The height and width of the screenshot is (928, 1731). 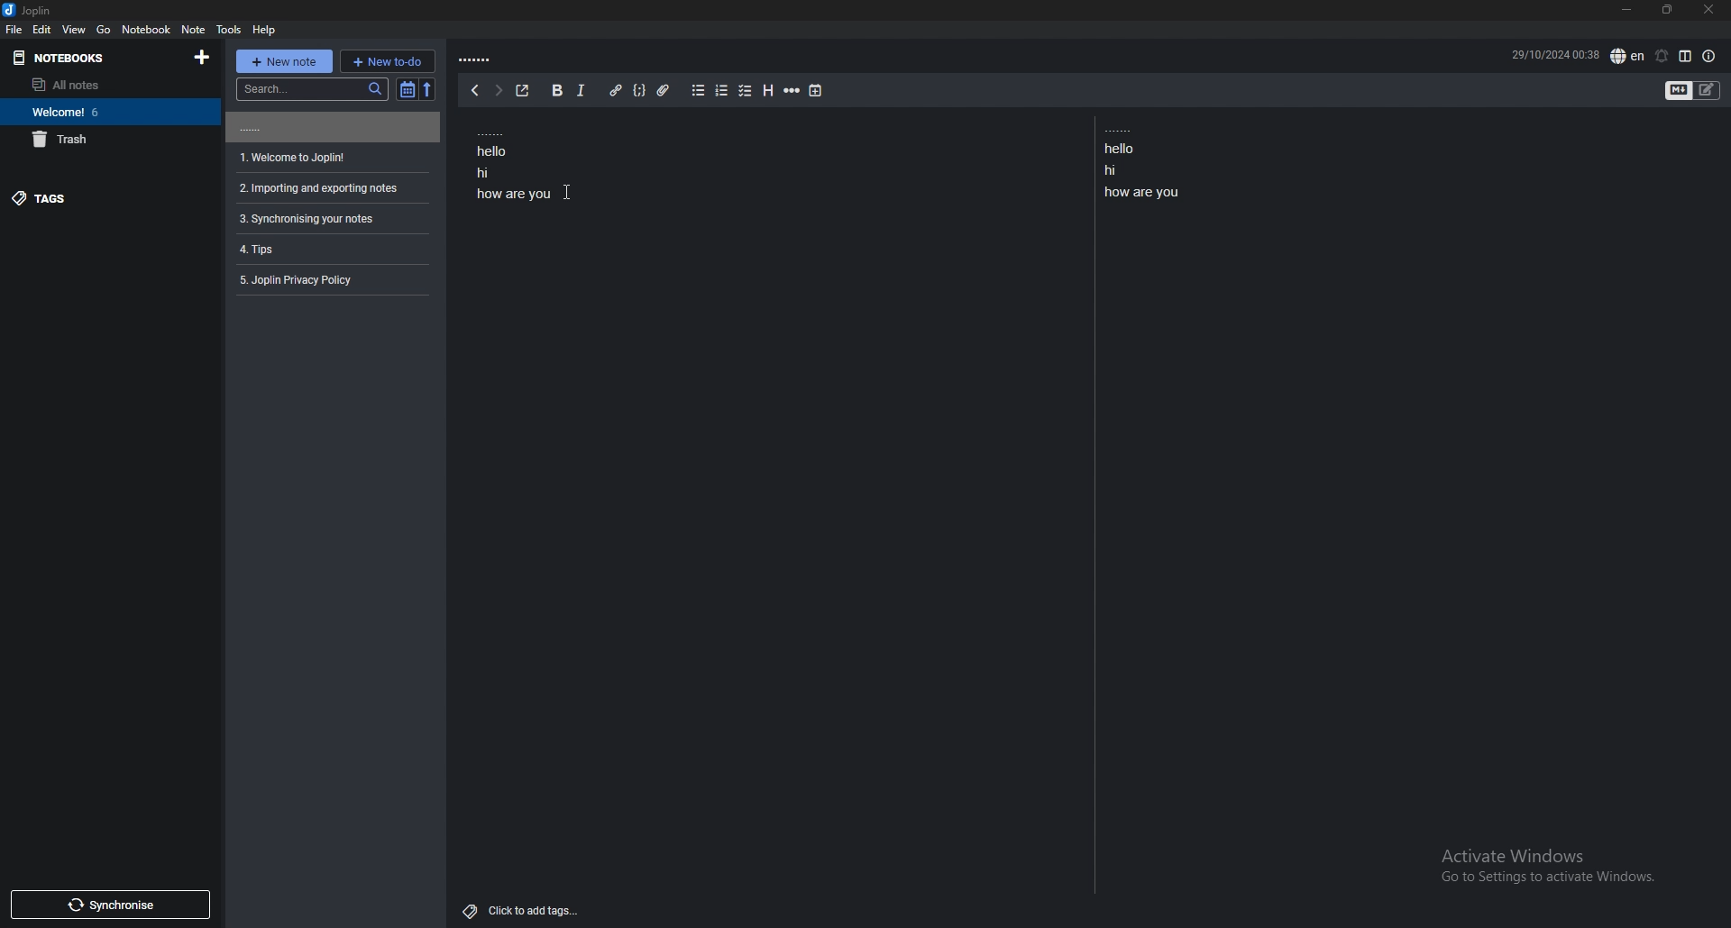 What do you see at coordinates (311, 88) in the screenshot?
I see `search bar` at bounding box center [311, 88].